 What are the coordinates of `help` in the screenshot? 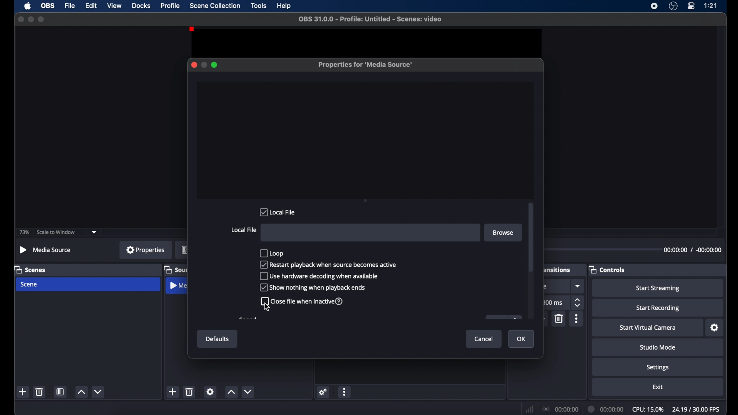 It's located at (284, 7).